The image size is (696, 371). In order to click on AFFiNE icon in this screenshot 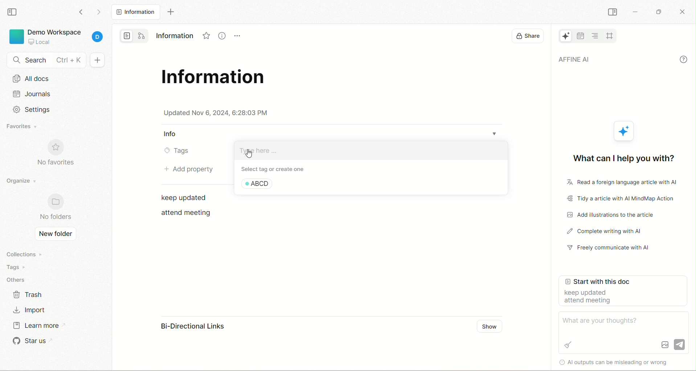, I will do `click(625, 131)`.